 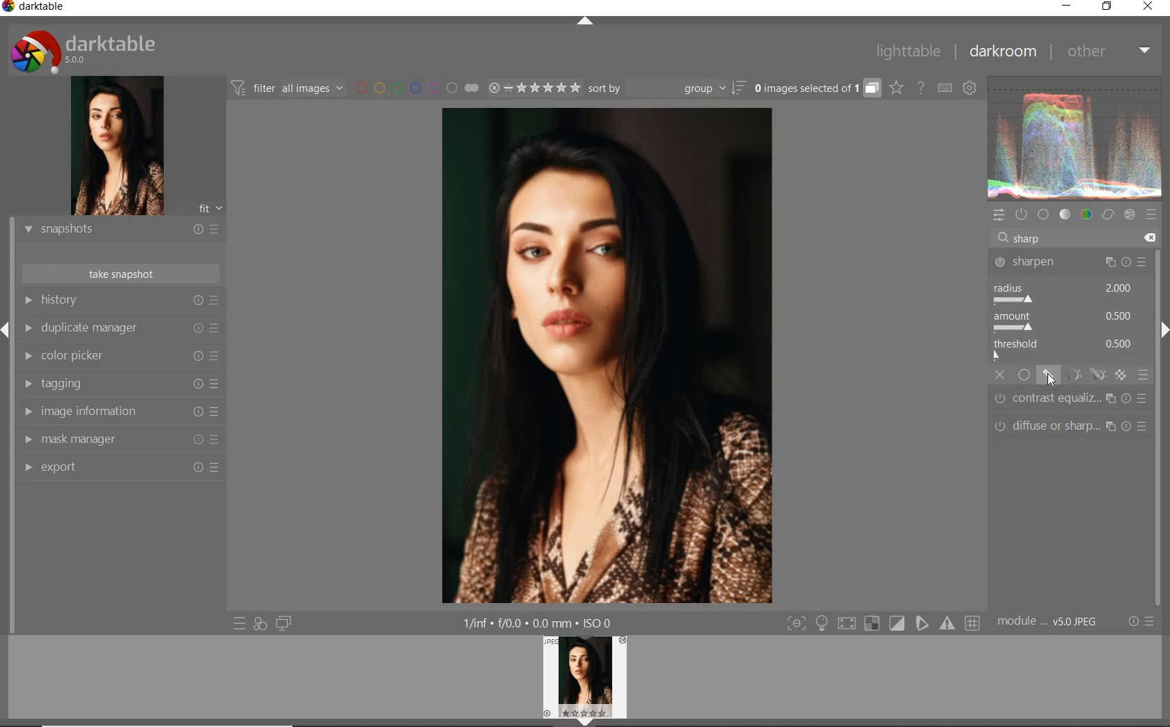 What do you see at coordinates (667, 88) in the screenshot?
I see `sort` at bounding box center [667, 88].